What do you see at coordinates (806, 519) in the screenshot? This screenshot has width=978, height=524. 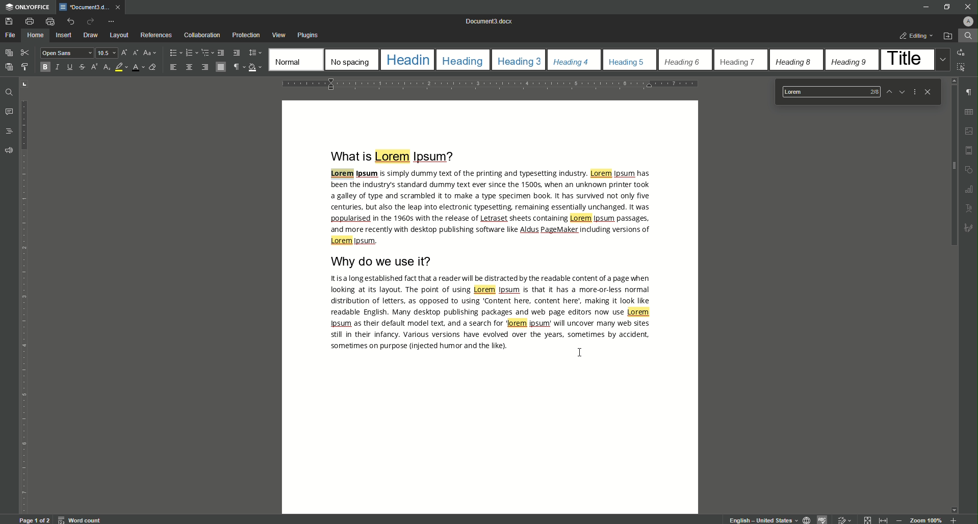 I see `globe` at bounding box center [806, 519].